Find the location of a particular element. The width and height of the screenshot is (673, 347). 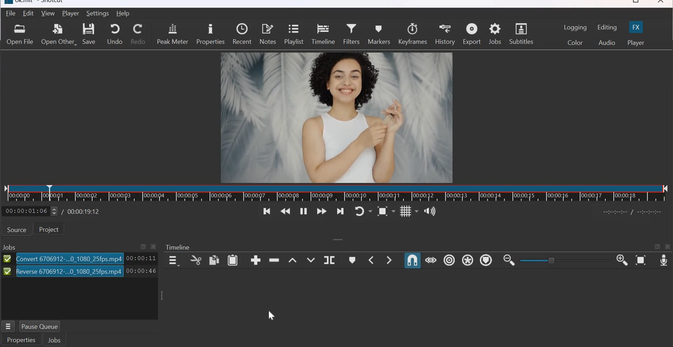

Toggle player looping is located at coordinates (364, 211).